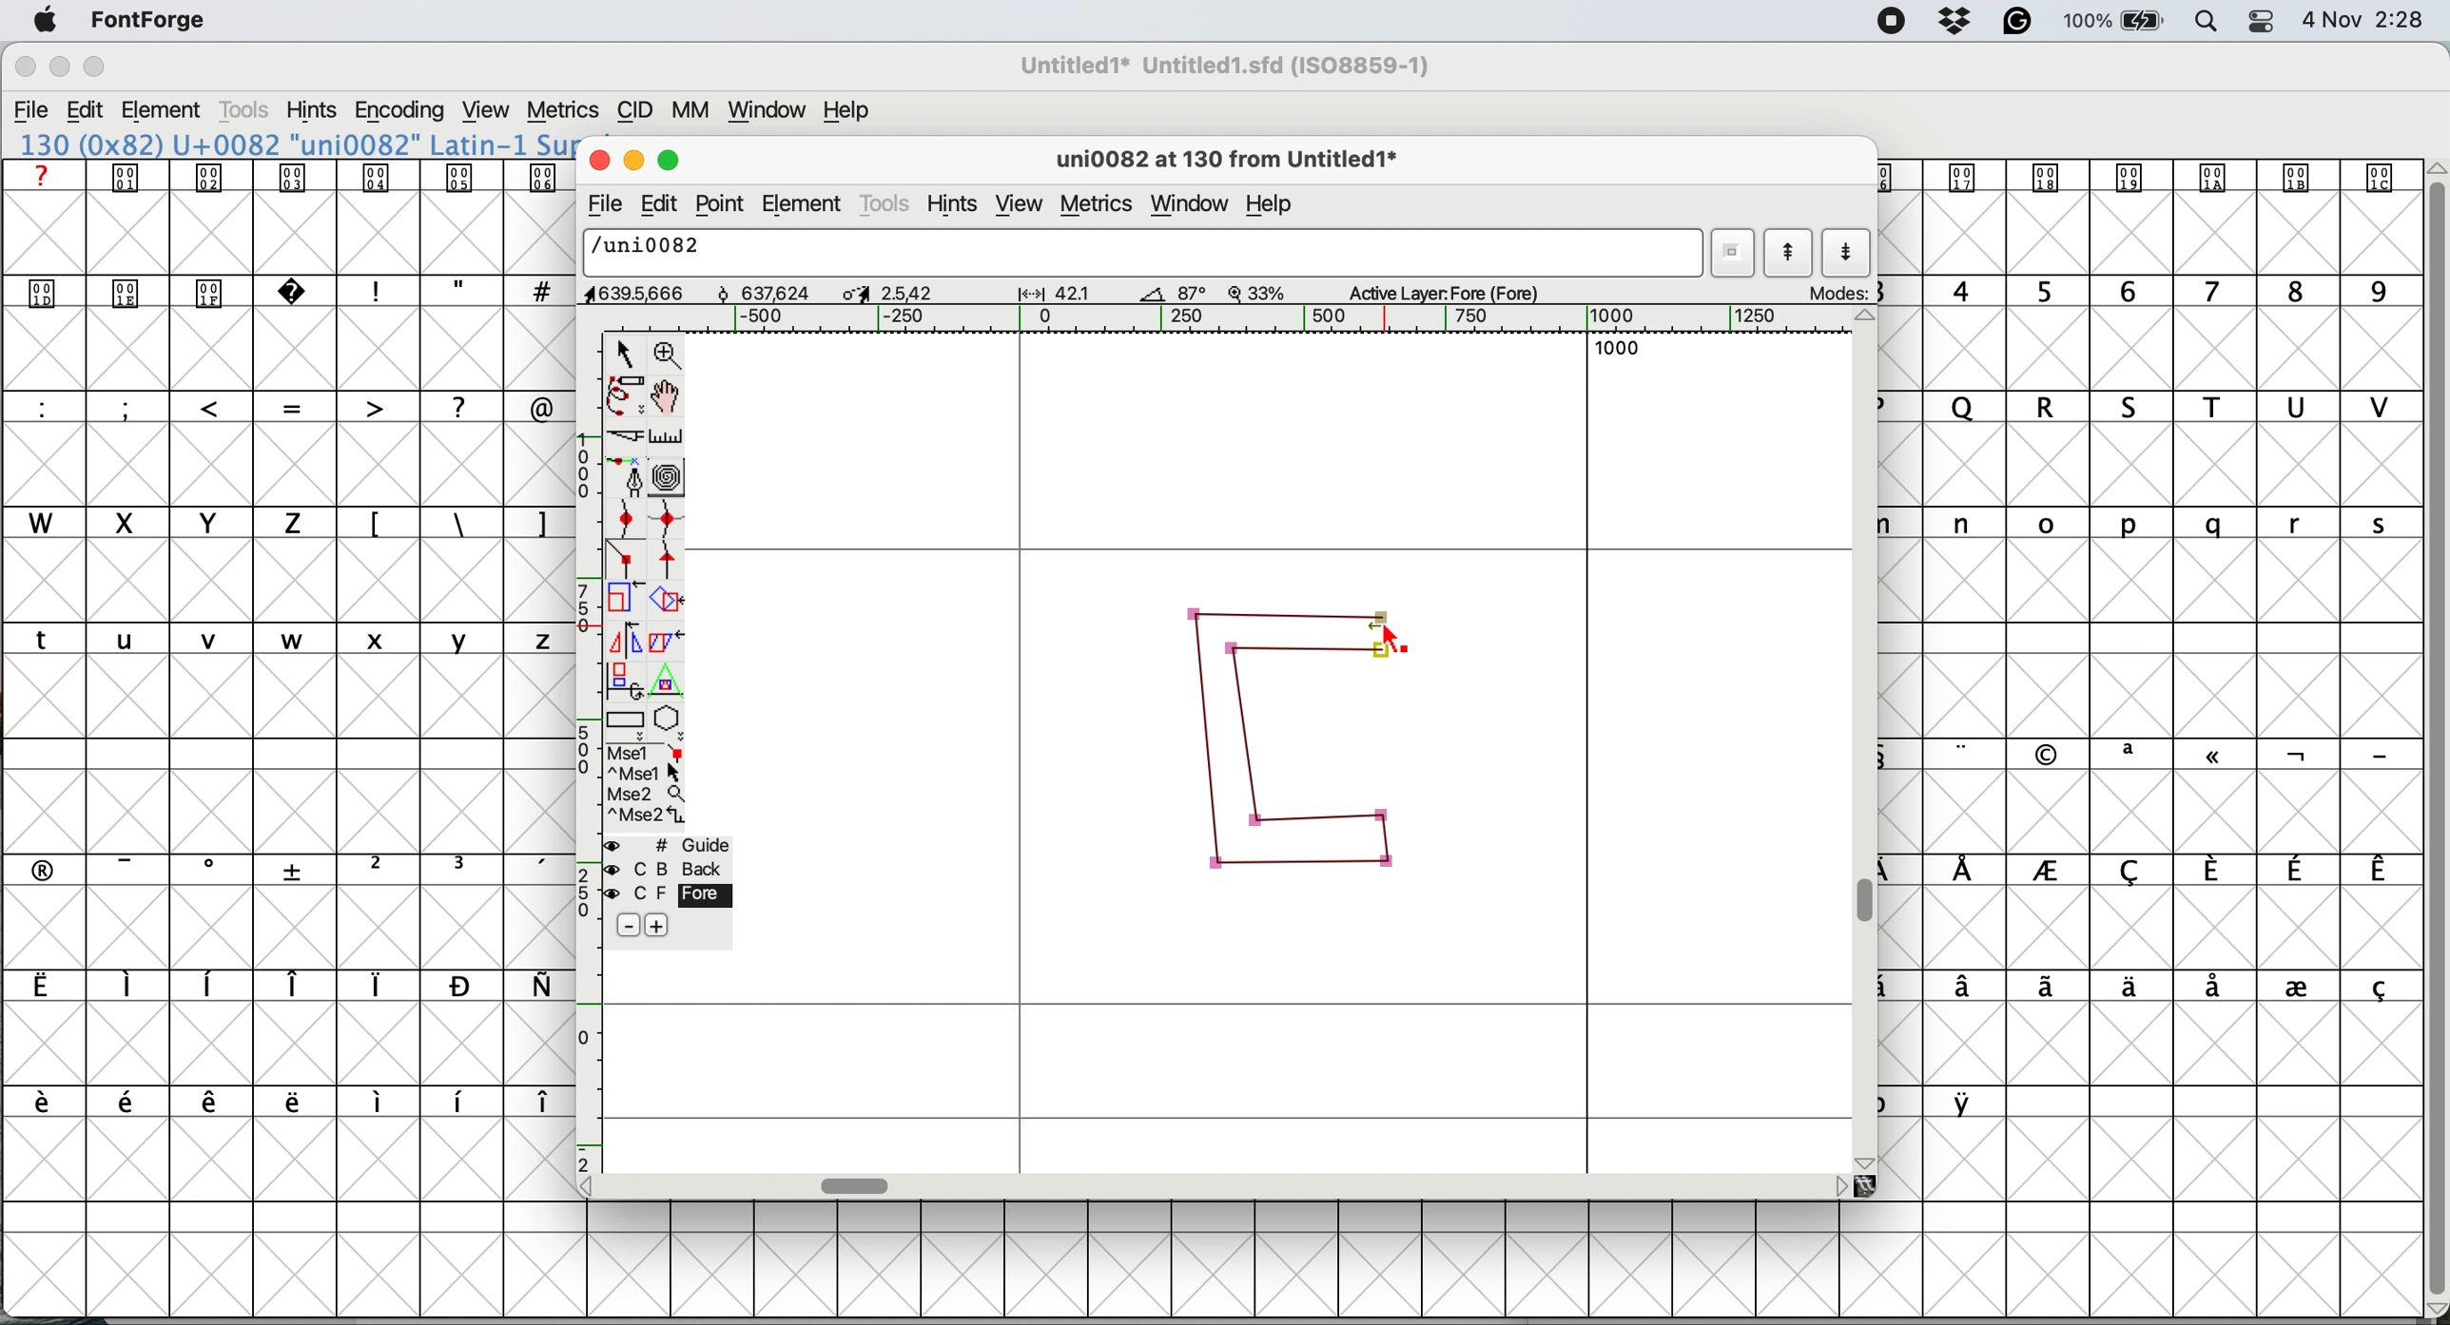 Image resolution: width=2450 pixels, height=1325 pixels. I want to click on current word list, so click(1730, 253).